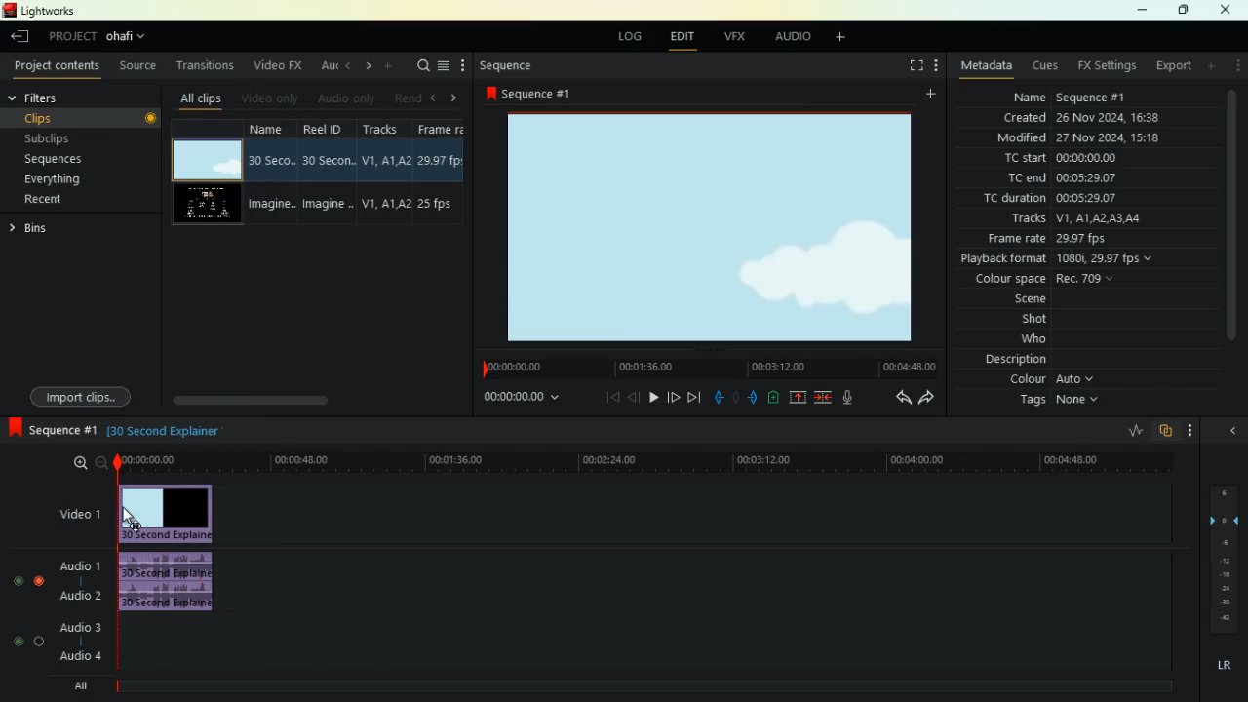 This screenshot has width=1248, height=702. Describe the element at coordinates (674, 399) in the screenshot. I see `forward` at that location.